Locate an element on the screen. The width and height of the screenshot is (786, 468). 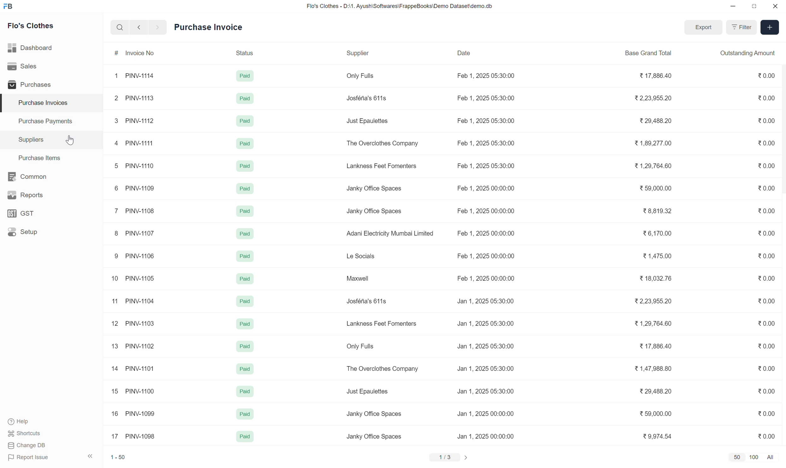
0.00 is located at coordinates (766, 278).